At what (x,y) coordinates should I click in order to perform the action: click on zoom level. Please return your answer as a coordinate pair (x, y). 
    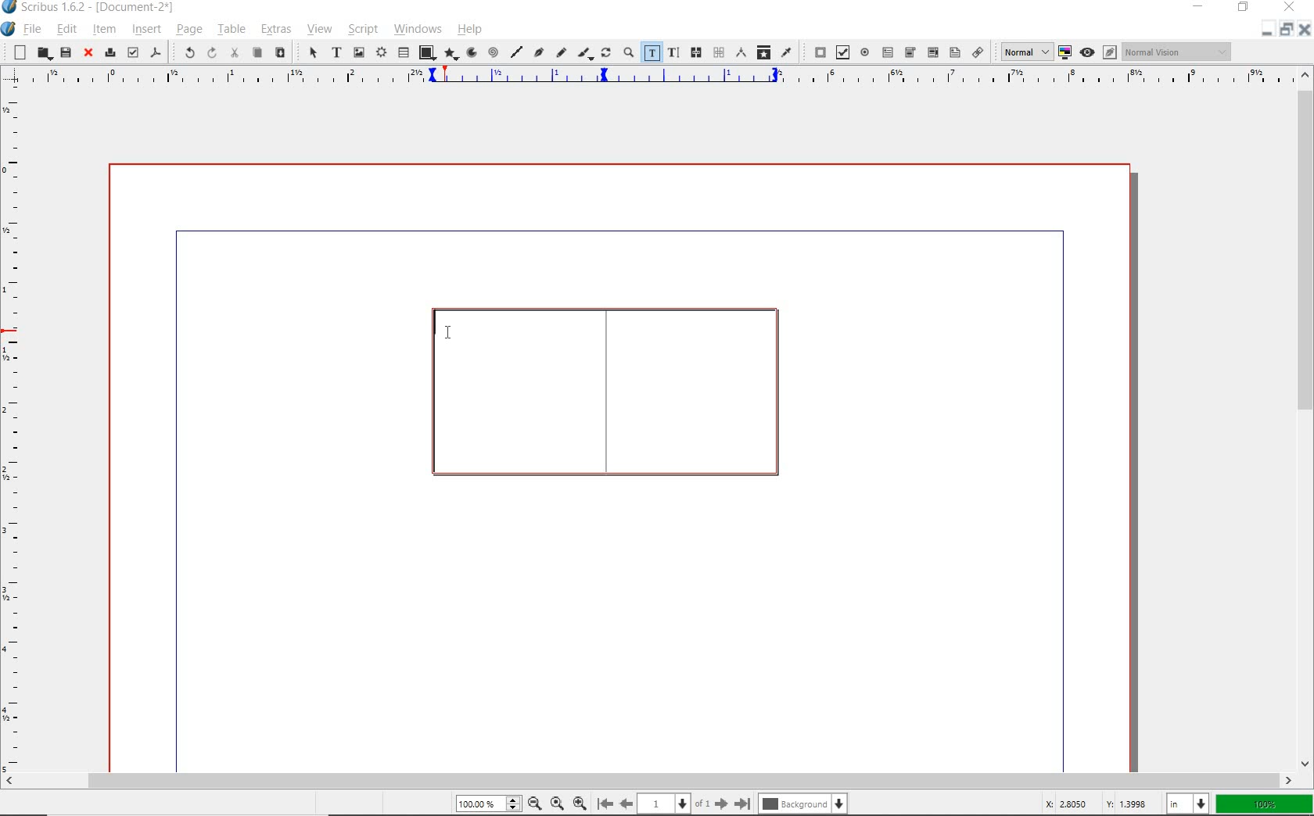
    Looking at the image, I should click on (489, 803).